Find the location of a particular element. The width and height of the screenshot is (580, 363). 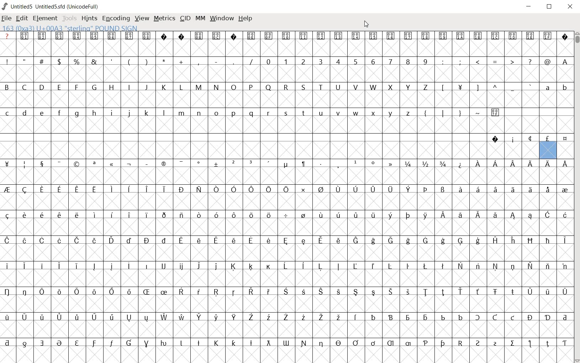

Symbol is located at coordinates (513, 344).